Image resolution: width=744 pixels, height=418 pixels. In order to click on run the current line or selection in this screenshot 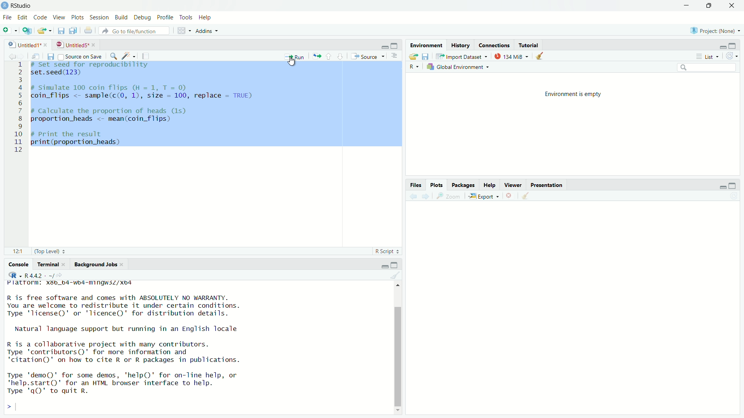, I will do `click(295, 56)`.